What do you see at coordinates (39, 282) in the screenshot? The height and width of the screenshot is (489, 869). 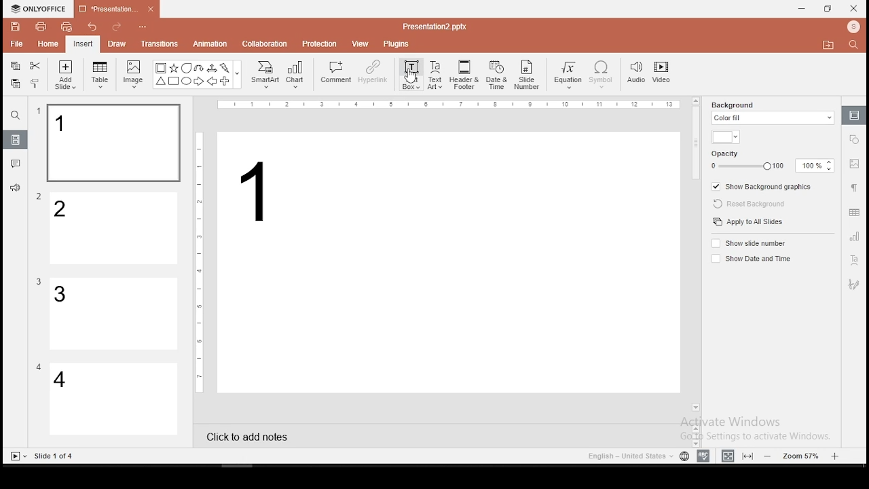 I see `` at bounding box center [39, 282].